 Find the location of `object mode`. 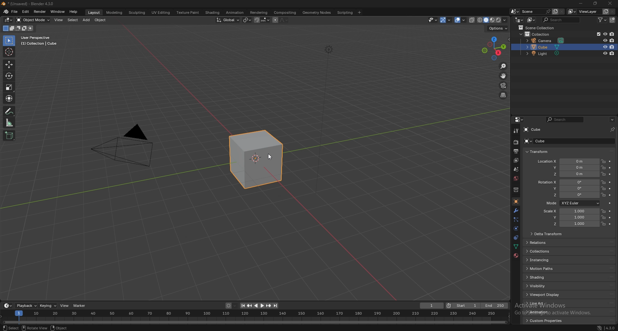

object mode is located at coordinates (33, 20).